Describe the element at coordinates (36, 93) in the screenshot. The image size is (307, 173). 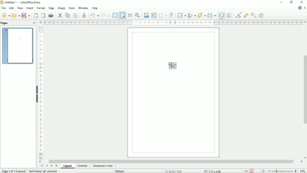
I see `Hide` at that location.